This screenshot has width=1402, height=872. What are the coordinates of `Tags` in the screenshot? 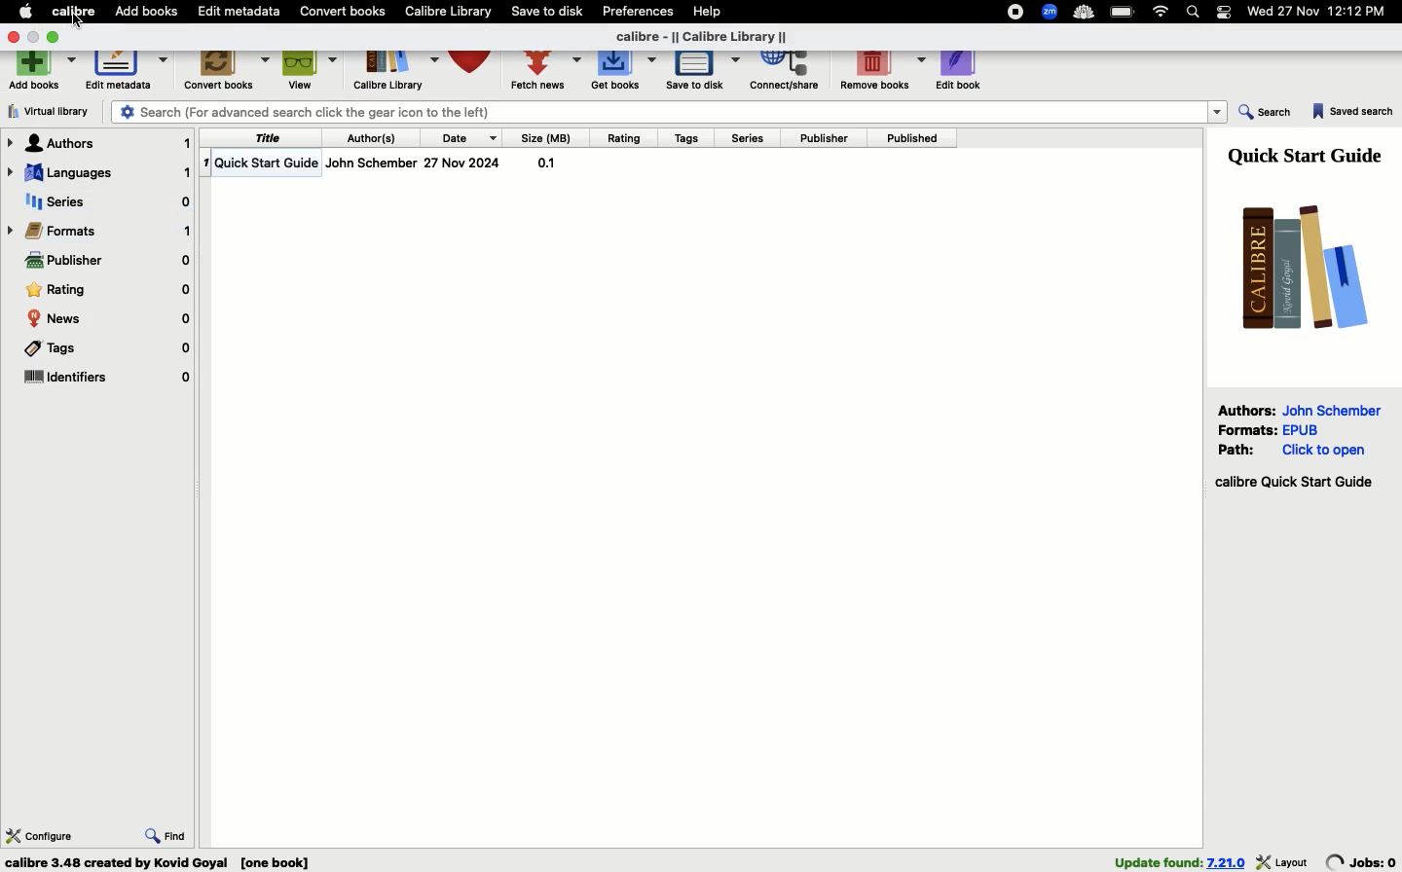 It's located at (693, 138).